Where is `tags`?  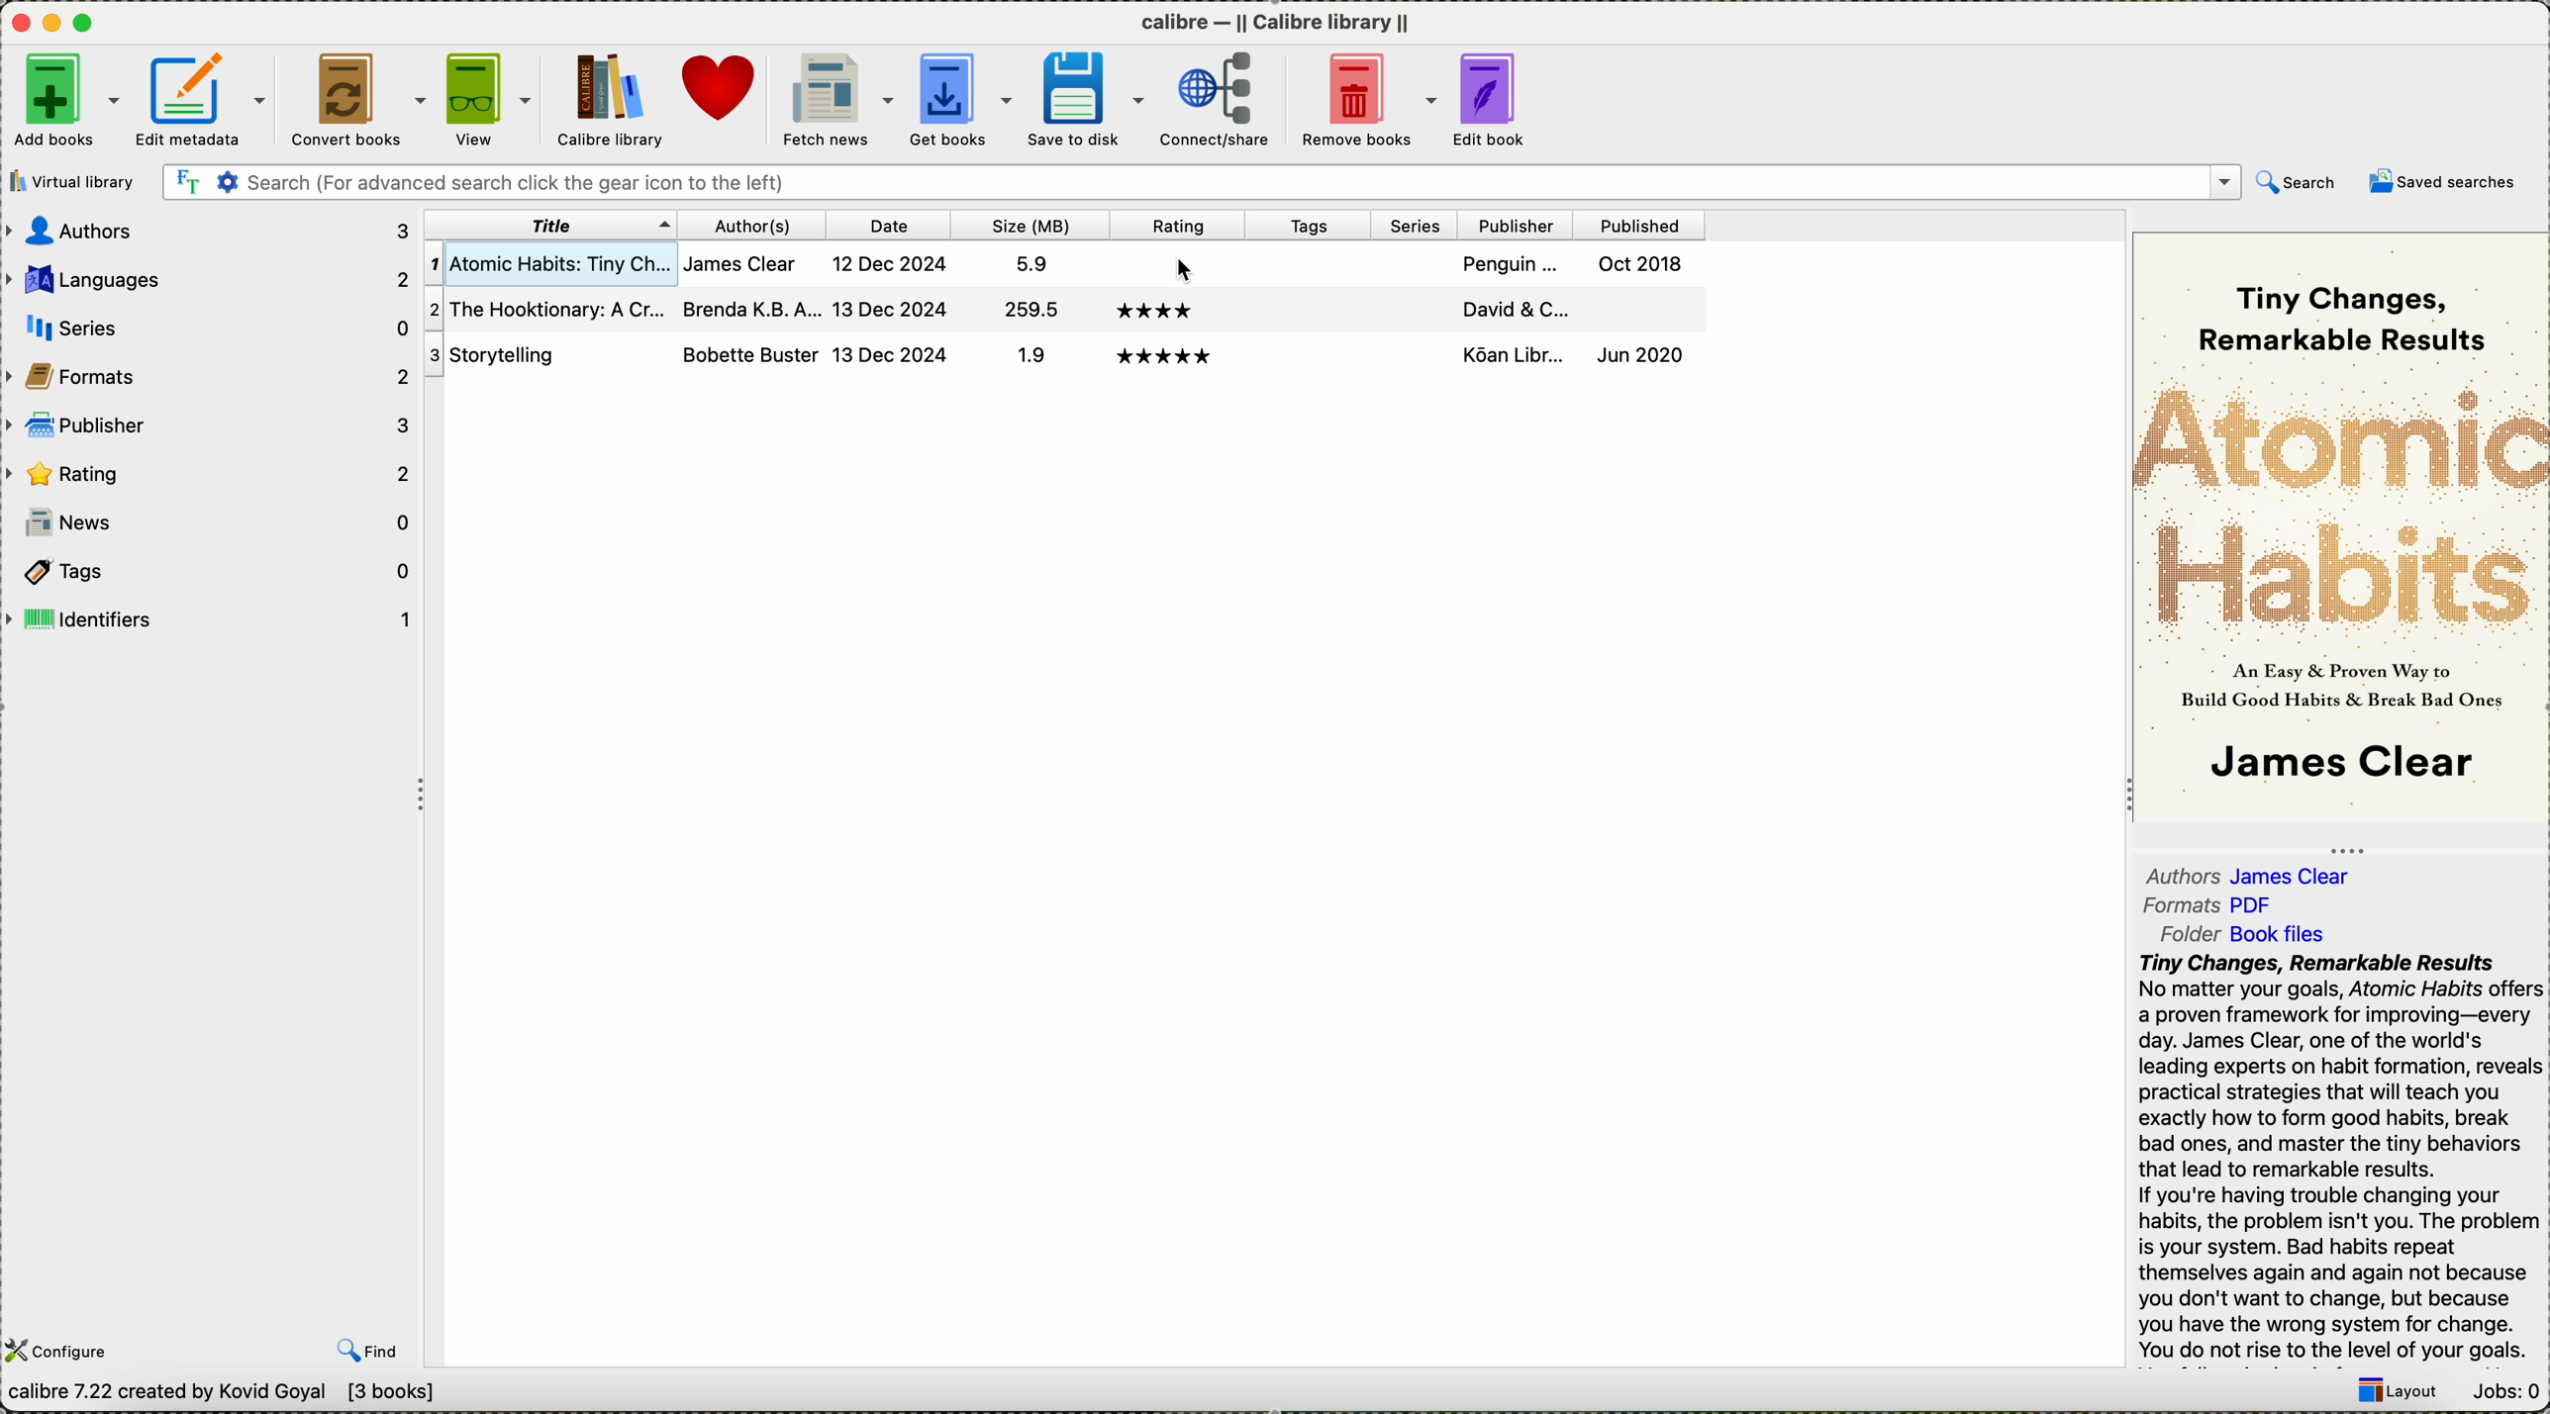 tags is located at coordinates (210, 571).